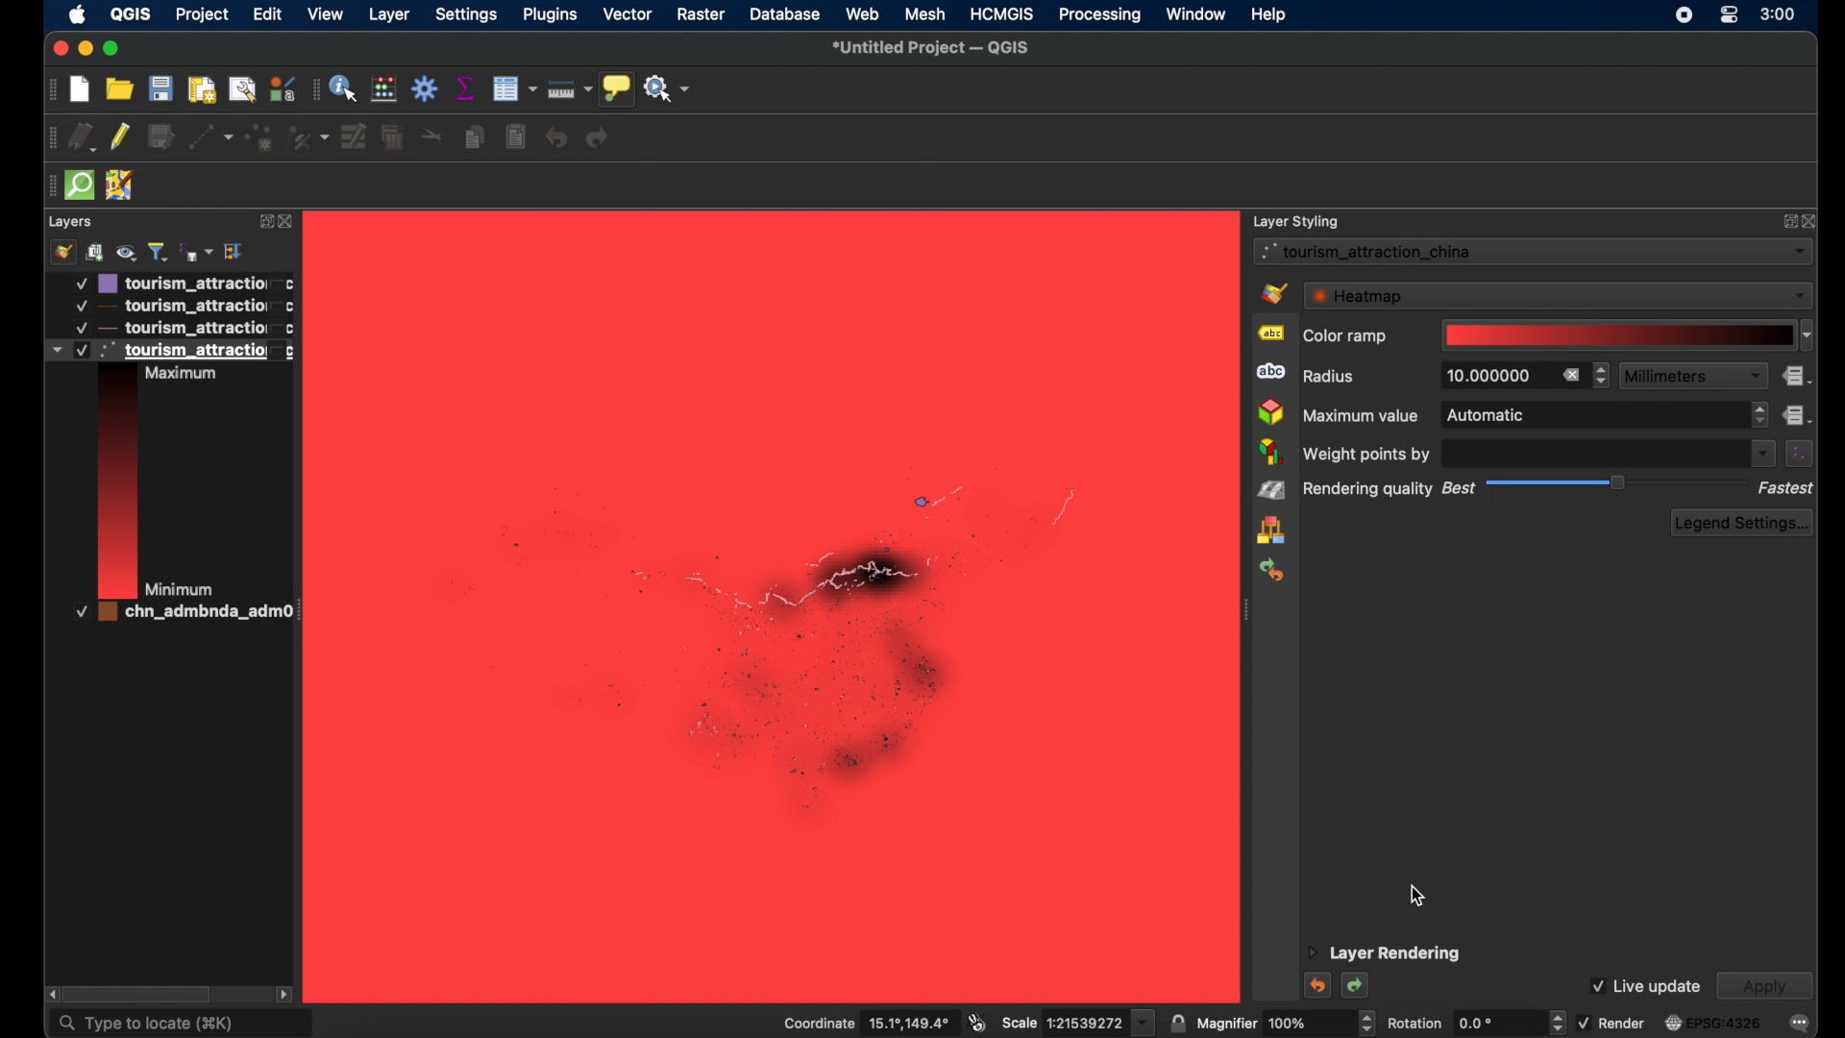 The width and height of the screenshot is (1845, 1038). Describe the element at coordinates (1798, 377) in the screenshot. I see `data defined override` at that location.